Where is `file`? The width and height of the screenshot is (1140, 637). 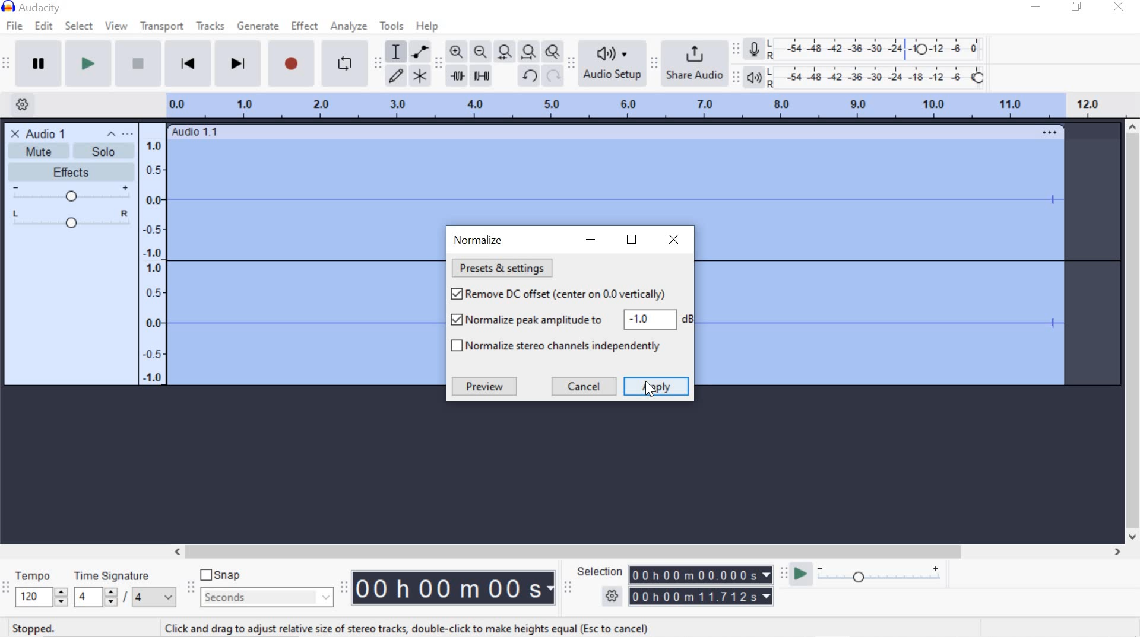
file is located at coordinates (17, 26).